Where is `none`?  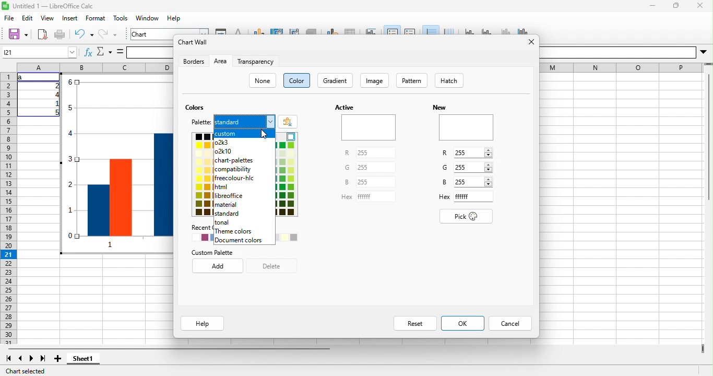
none is located at coordinates (262, 80).